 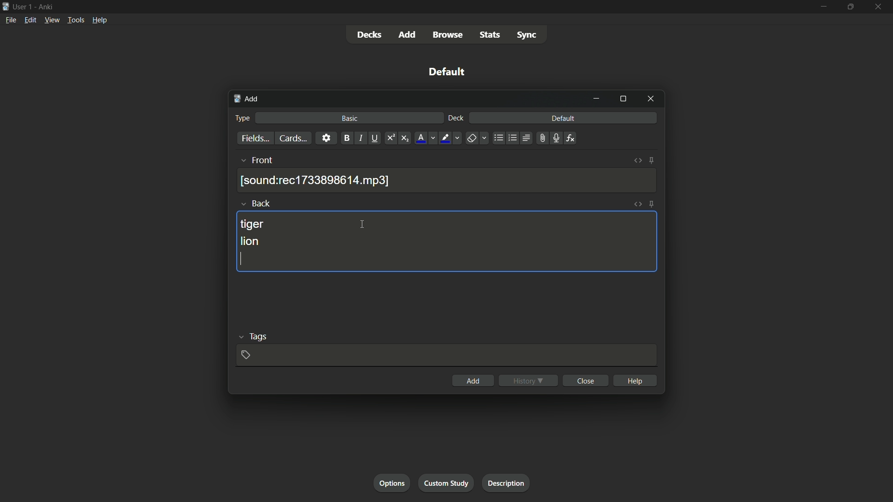 What do you see at coordinates (253, 242) in the screenshot?
I see `lion` at bounding box center [253, 242].